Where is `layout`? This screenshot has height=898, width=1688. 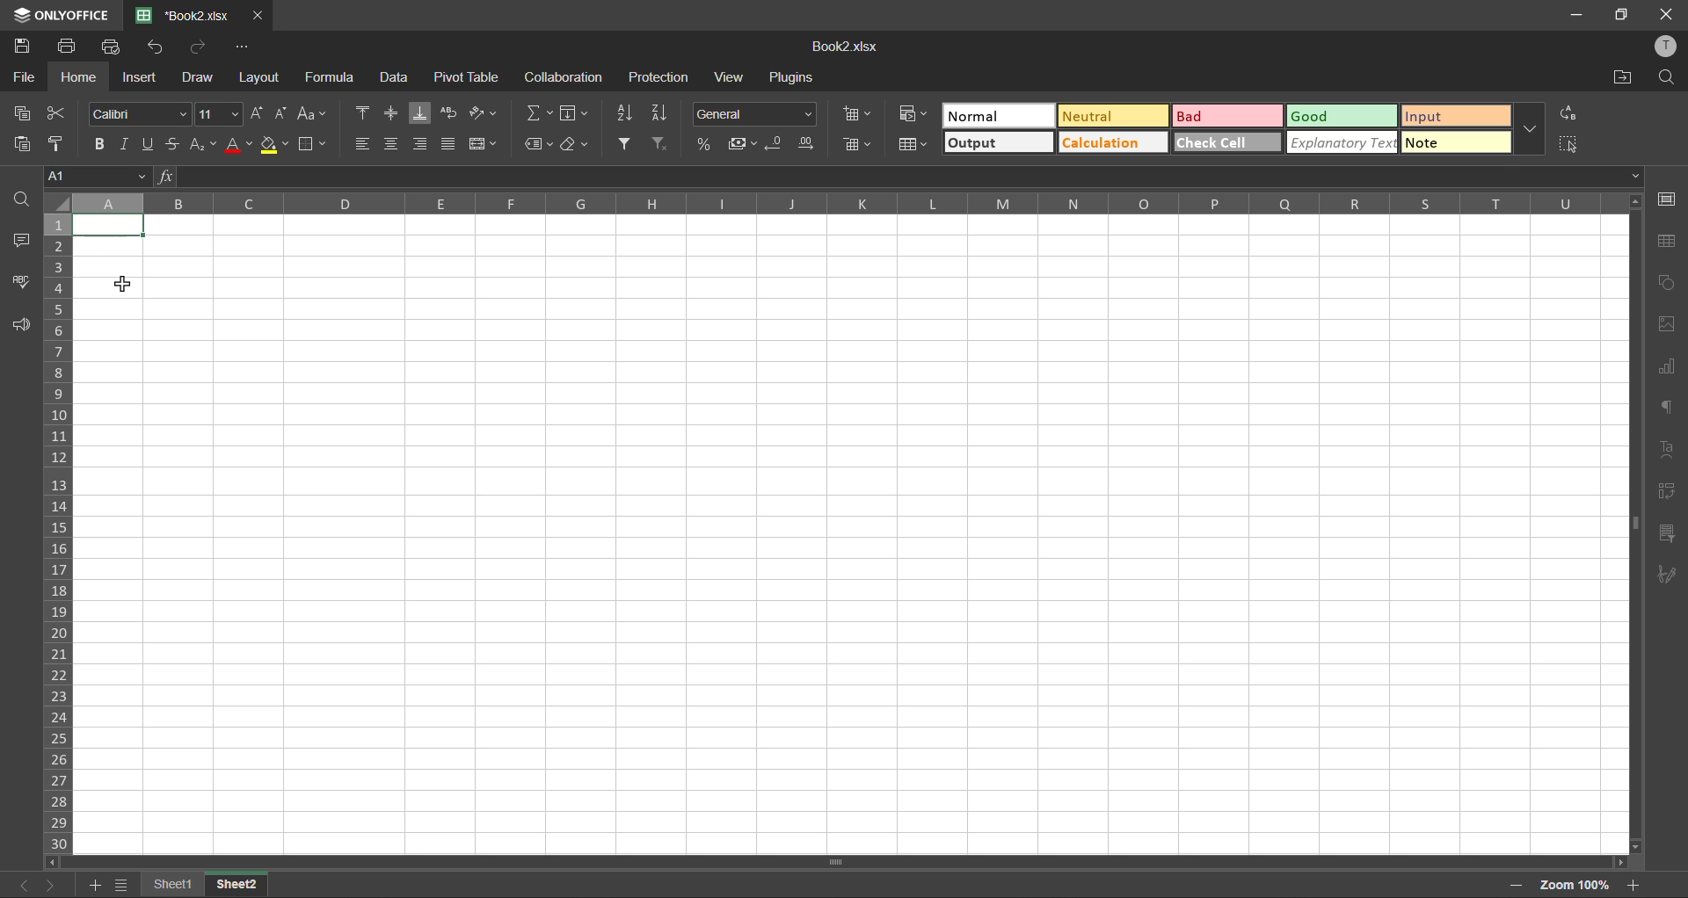 layout is located at coordinates (262, 76).